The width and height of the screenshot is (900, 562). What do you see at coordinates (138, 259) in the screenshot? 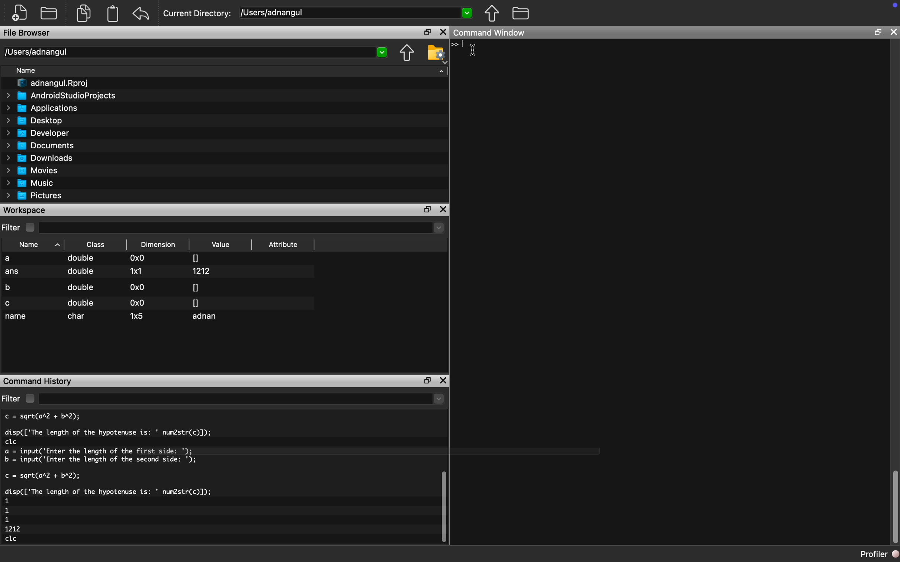
I see `0x0` at bounding box center [138, 259].